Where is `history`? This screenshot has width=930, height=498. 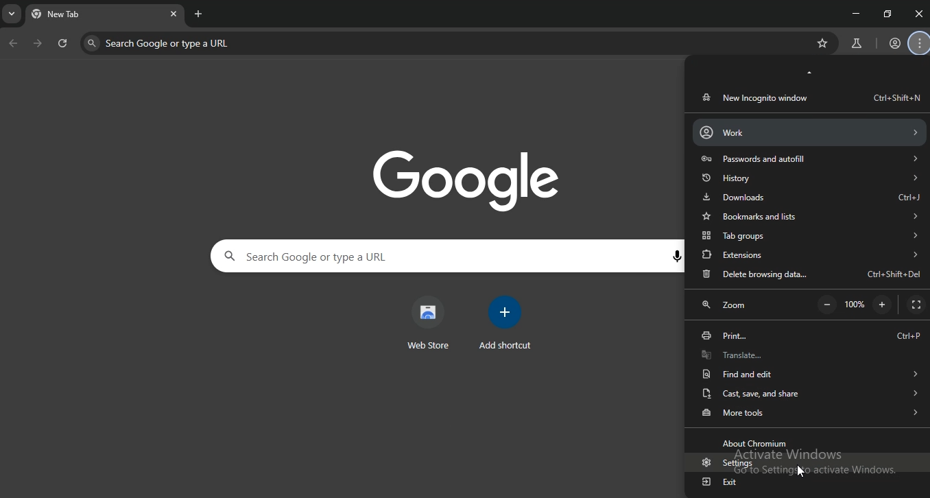 history is located at coordinates (809, 177).